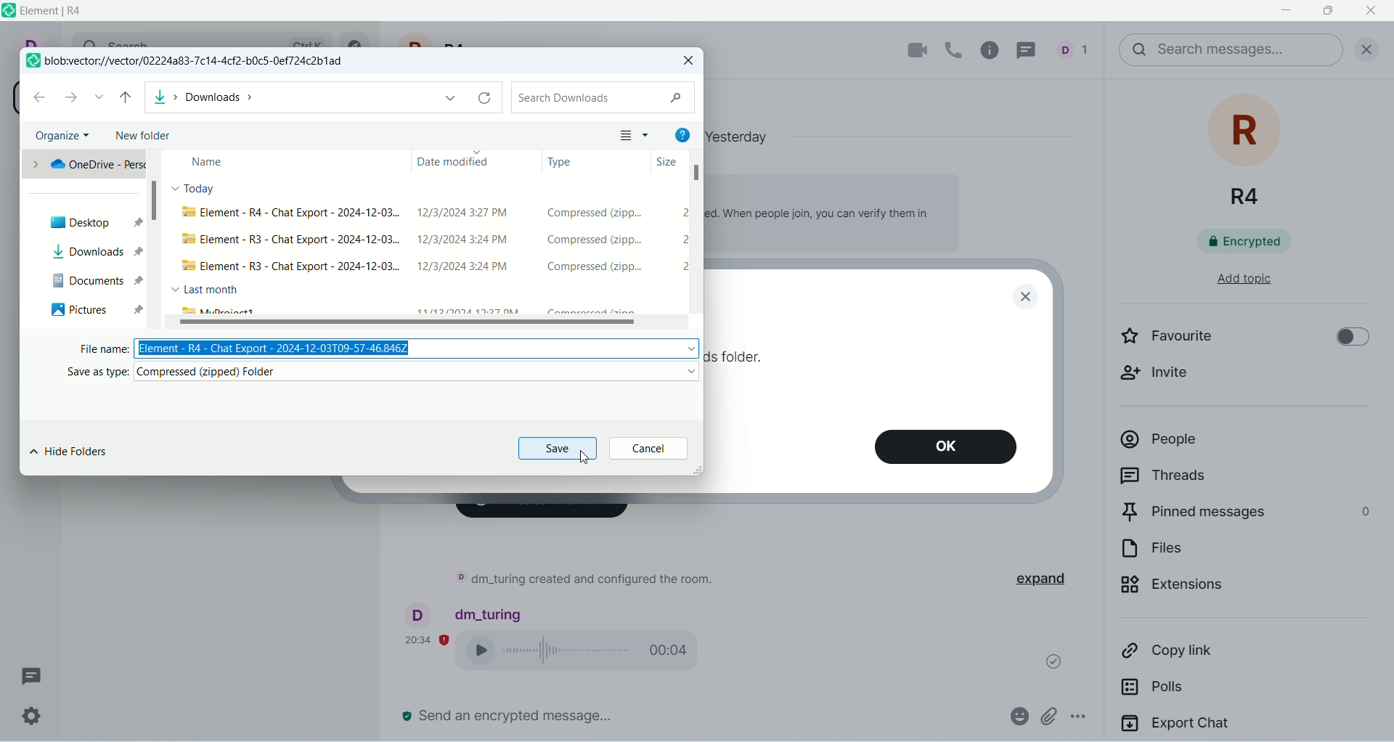 The image size is (1394, 742). Describe the element at coordinates (376, 373) in the screenshot. I see `save as type` at that location.